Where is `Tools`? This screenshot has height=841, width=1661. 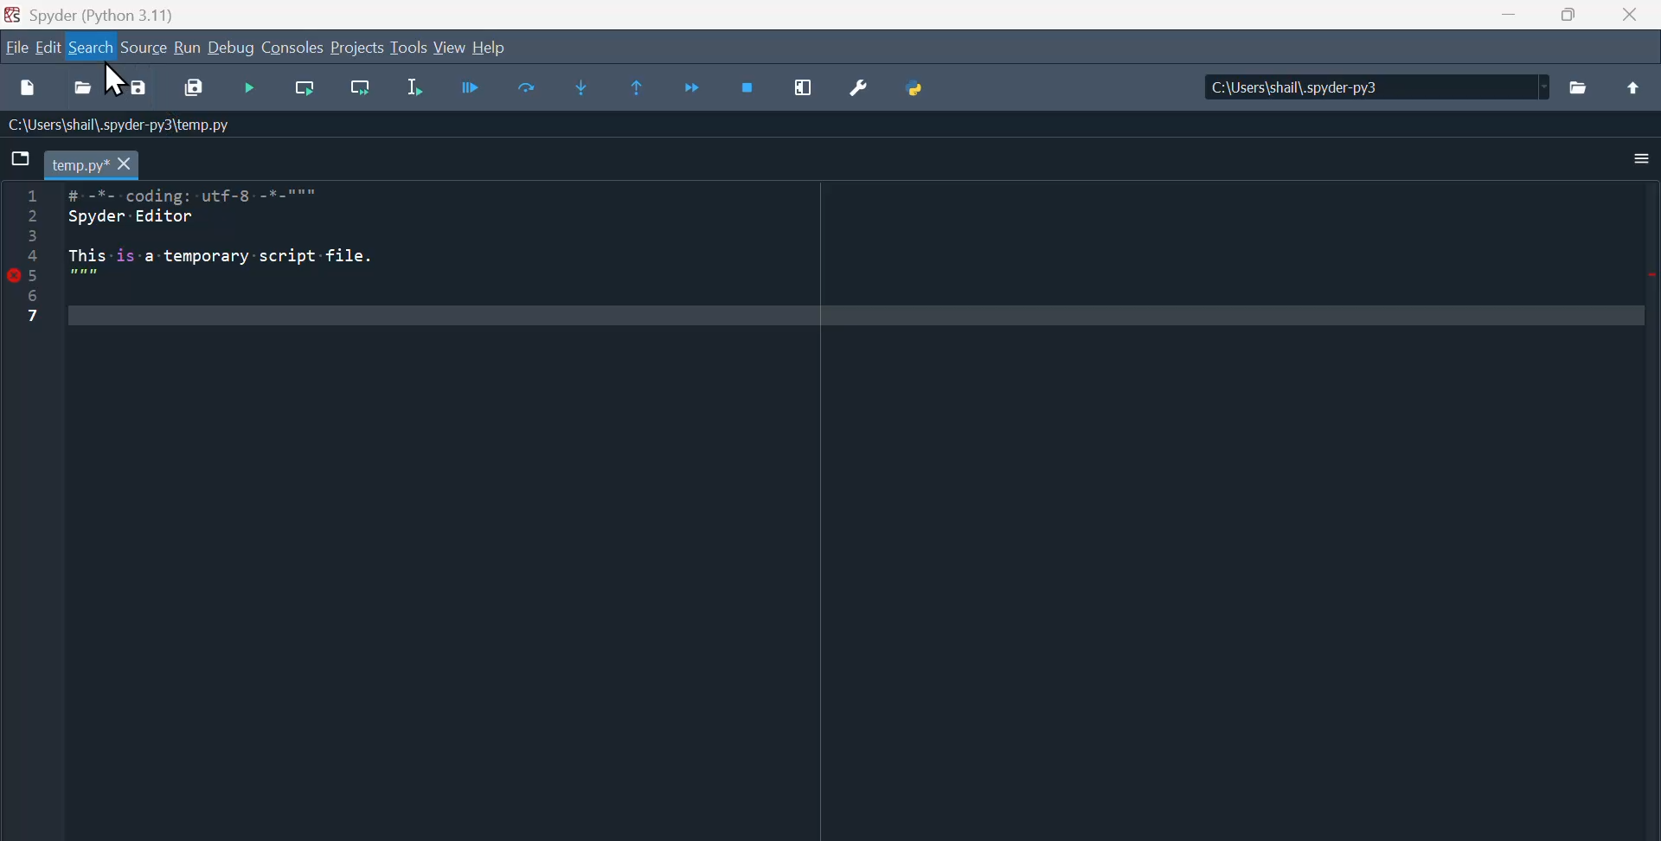 Tools is located at coordinates (409, 49).